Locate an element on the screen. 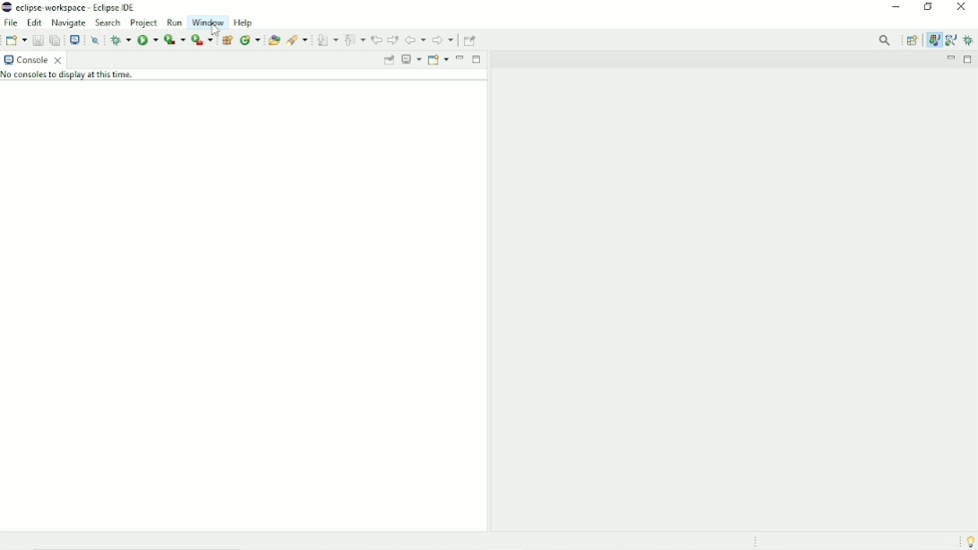 The image size is (978, 550). eclipse-workspace - eclipse ide is located at coordinates (82, 6).